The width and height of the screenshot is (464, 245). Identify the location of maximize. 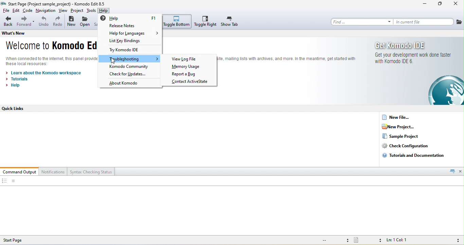
(440, 4).